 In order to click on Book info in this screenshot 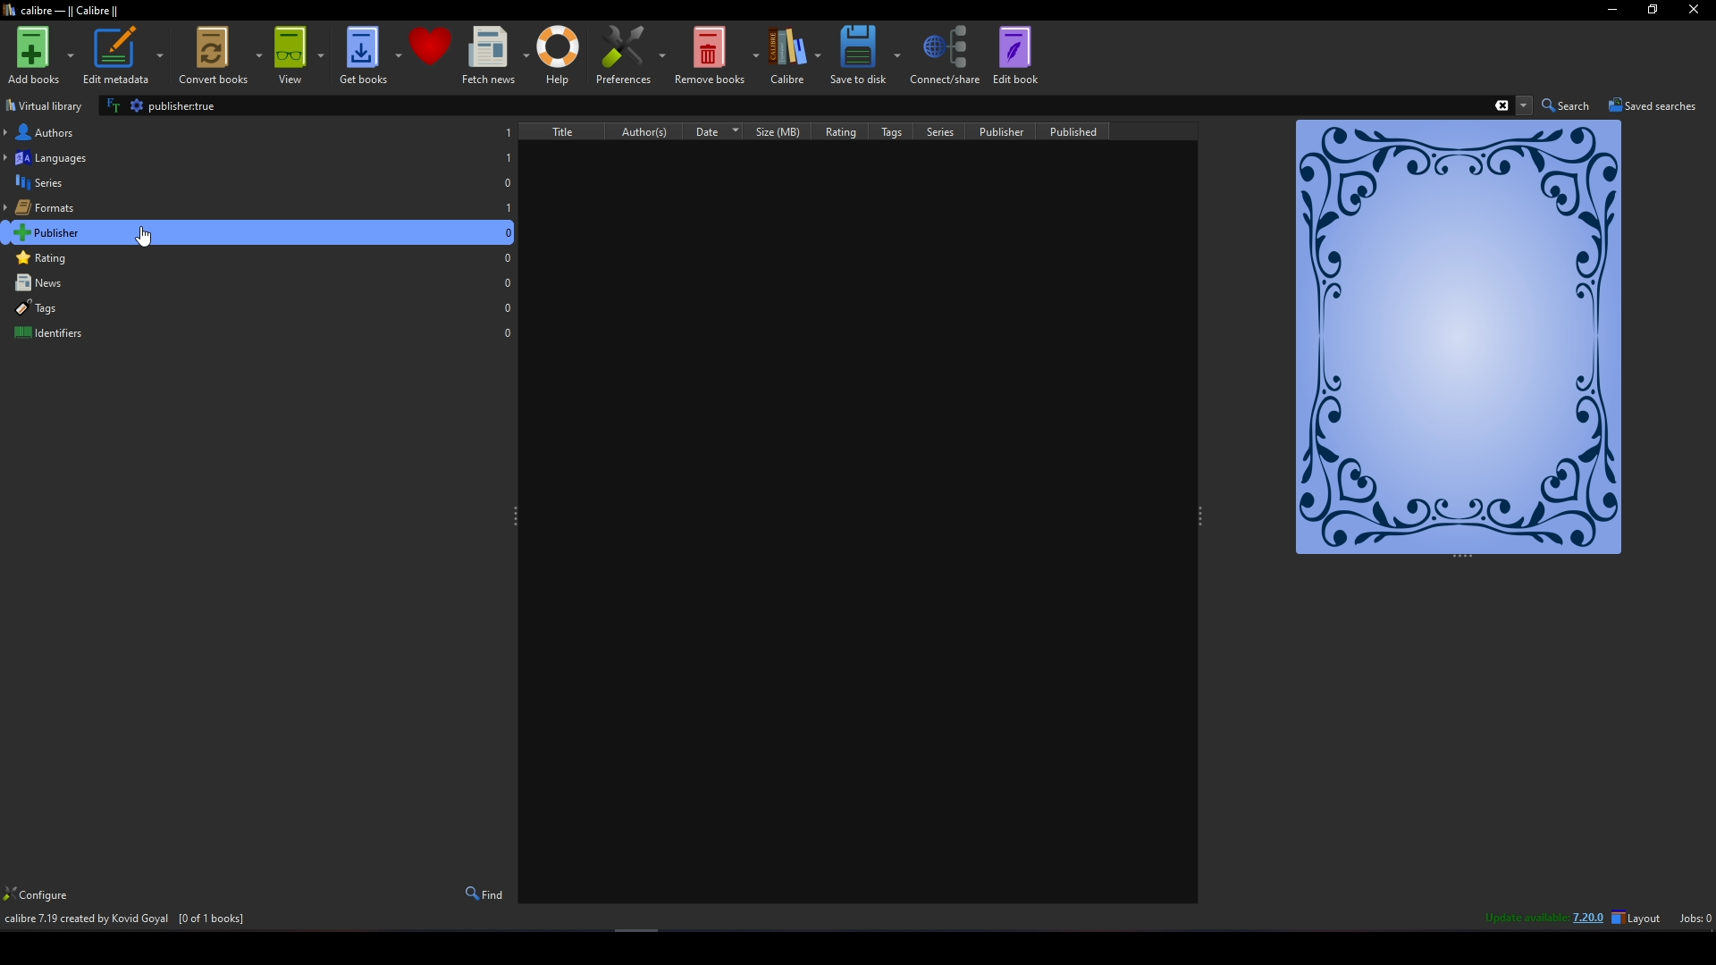, I will do `click(856, 156)`.